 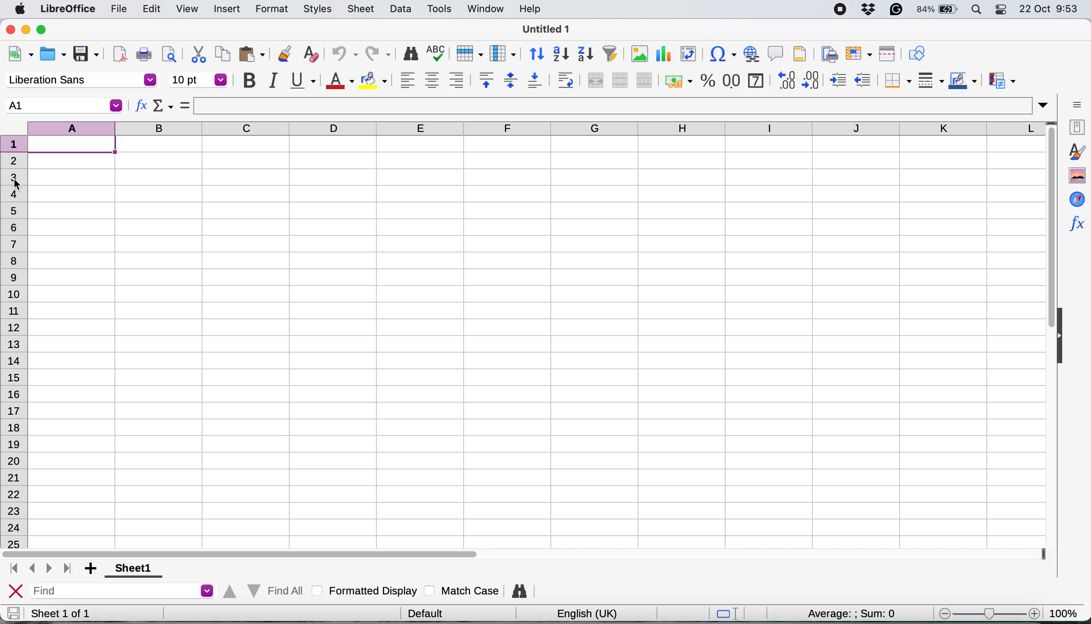 What do you see at coordinates (732, 80) in the screenshot?
I see `format as number` at bounding box center [732, 80].